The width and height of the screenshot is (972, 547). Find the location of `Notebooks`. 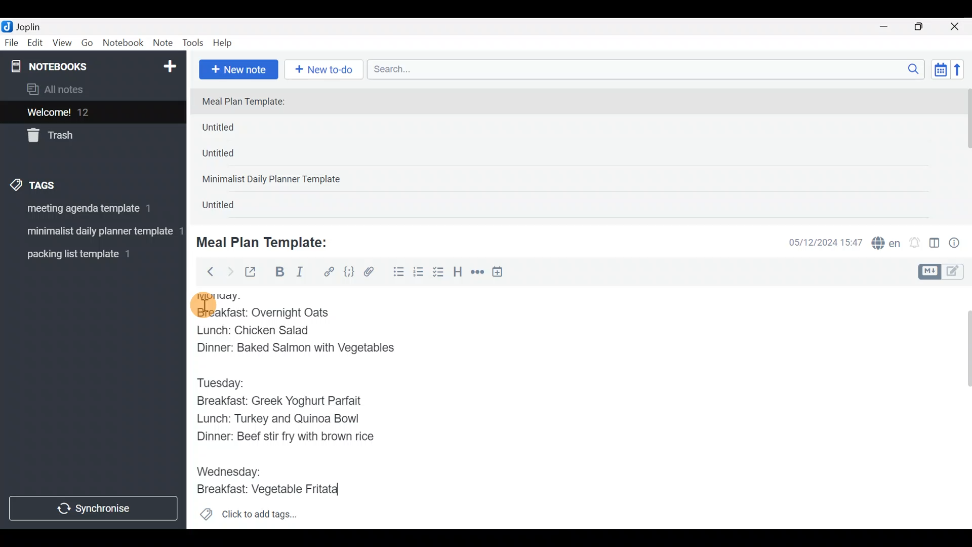

Notebooks is located at coordinates (71, 66).